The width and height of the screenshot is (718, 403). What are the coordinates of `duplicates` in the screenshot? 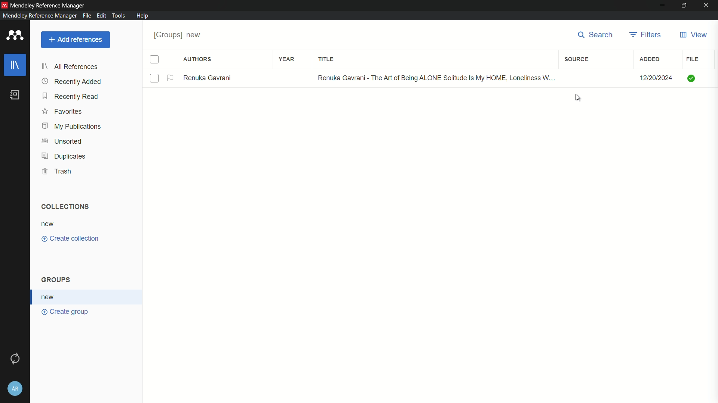 It's located at (63, 157).